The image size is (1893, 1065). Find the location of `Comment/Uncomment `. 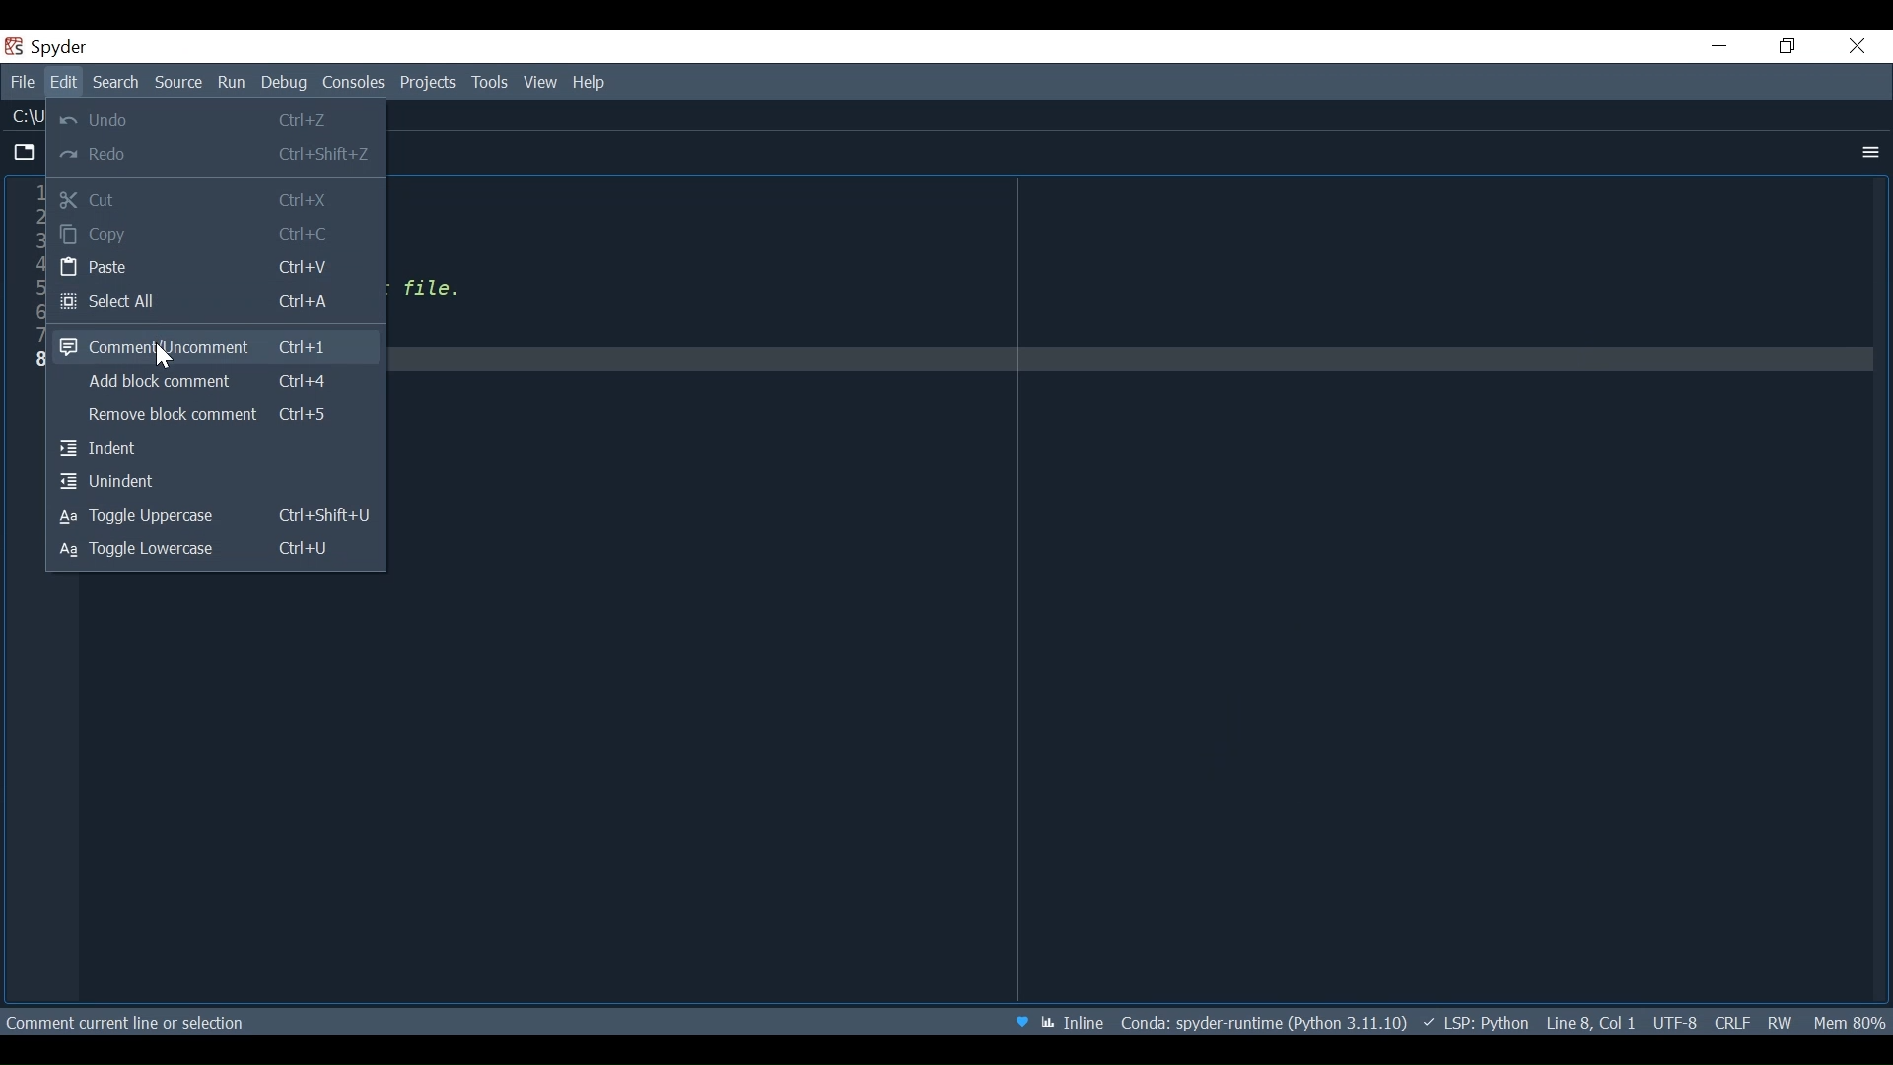

Comment/Uncomment  is located at coordinates (211, 345).